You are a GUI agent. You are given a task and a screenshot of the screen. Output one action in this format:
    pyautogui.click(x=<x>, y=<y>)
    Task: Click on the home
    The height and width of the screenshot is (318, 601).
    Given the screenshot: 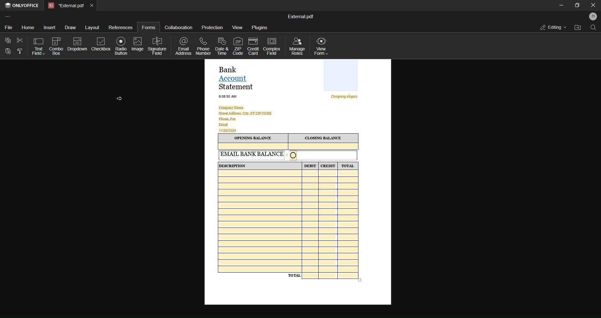 What is the action you would take?
    pyautogui.click(x=25, y=27)
    